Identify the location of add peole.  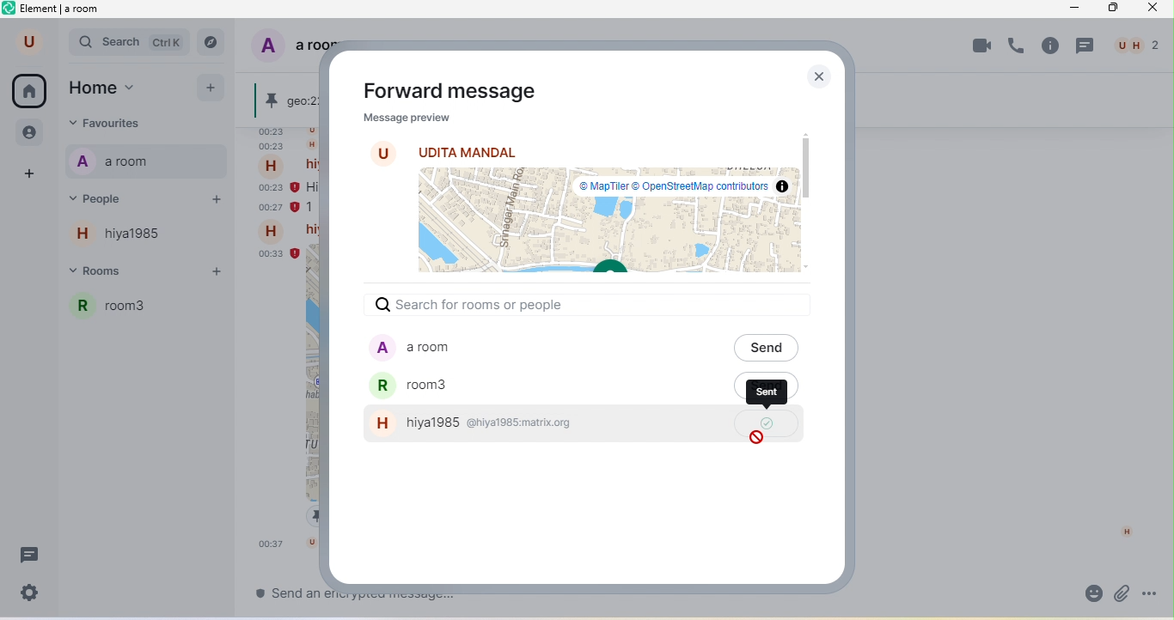
(215, 203).